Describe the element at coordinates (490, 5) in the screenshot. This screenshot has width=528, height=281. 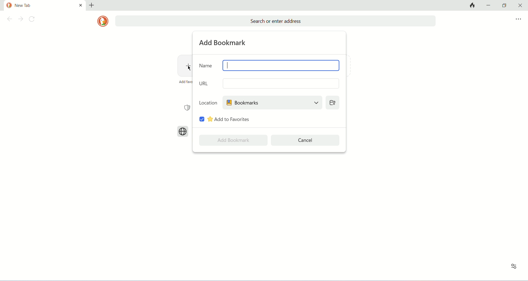
I see `minimize` at that location.